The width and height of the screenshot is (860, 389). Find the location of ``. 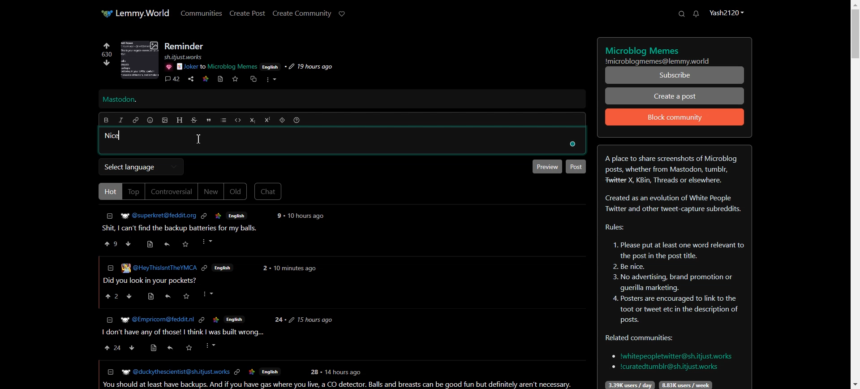

 is located at coordinates (149, 297).